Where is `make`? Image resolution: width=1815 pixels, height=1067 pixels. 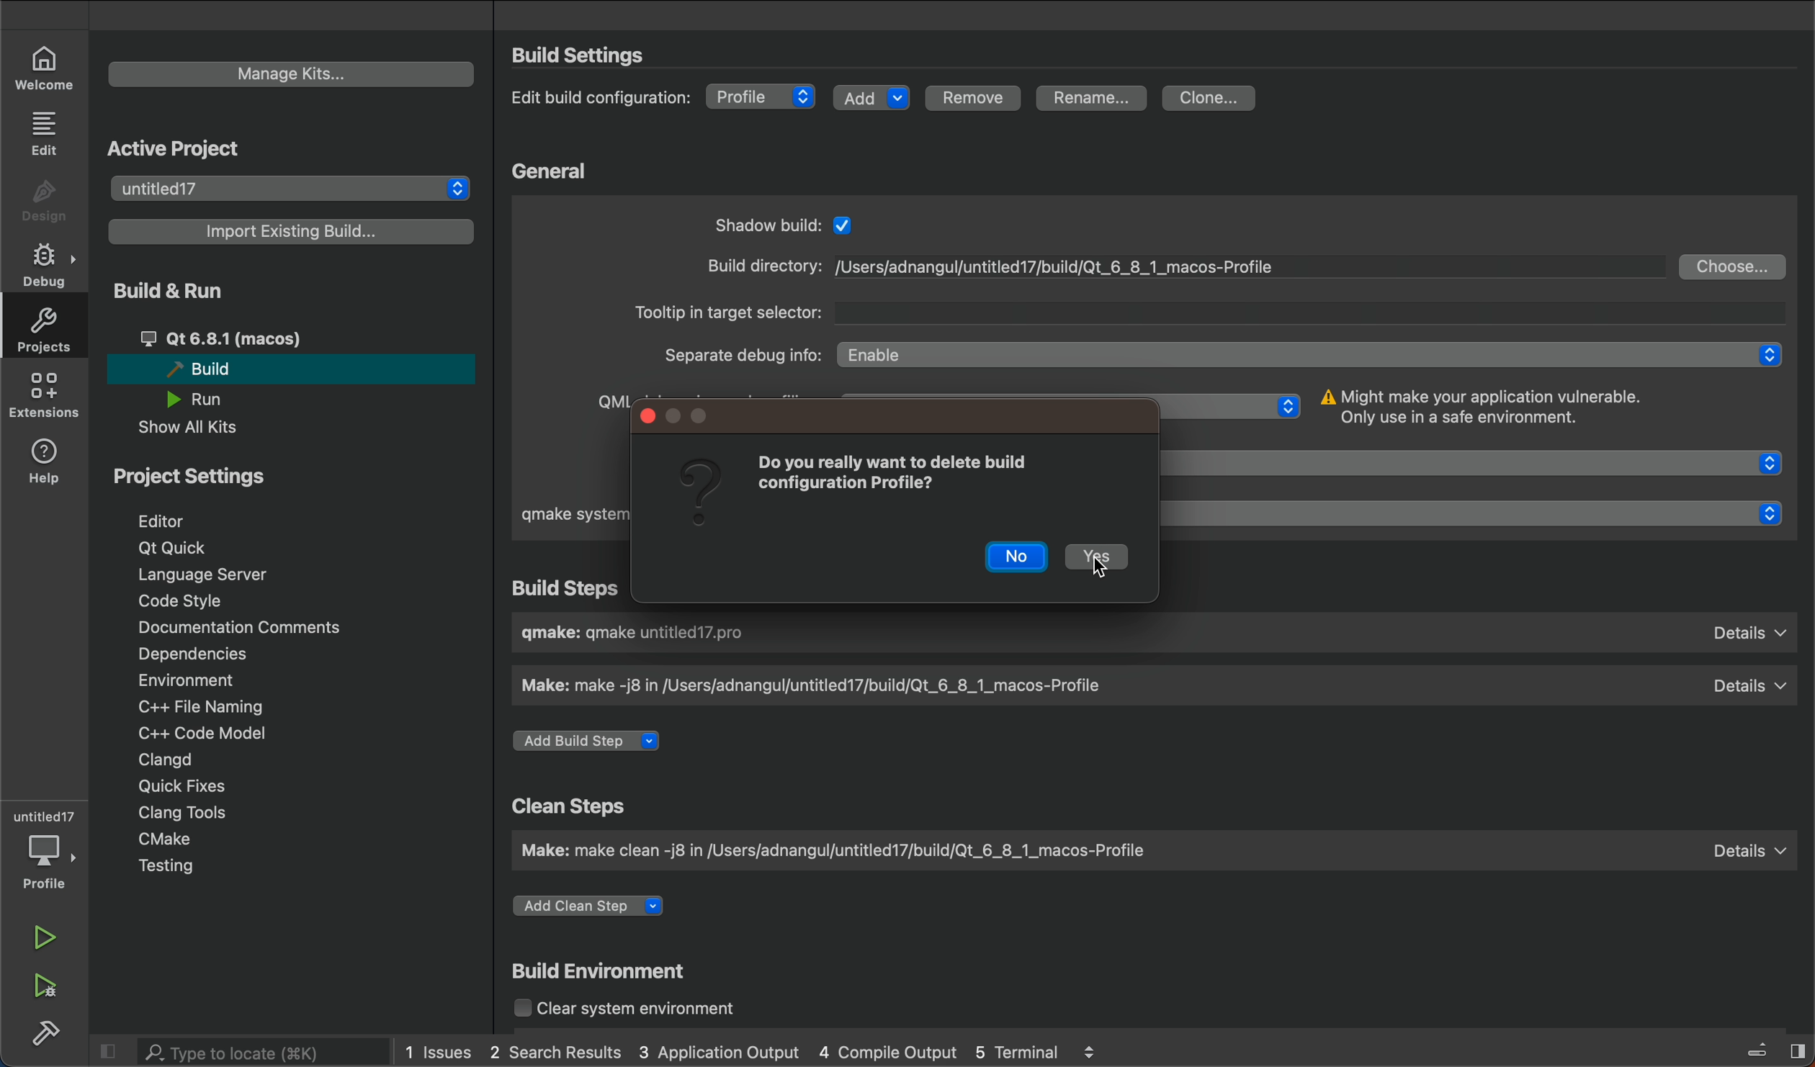 make is located at coordinates (825, 687).